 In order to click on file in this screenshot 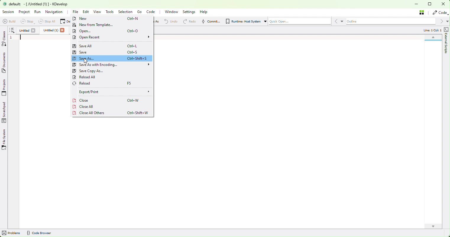, I will do `click(75, 12)`.